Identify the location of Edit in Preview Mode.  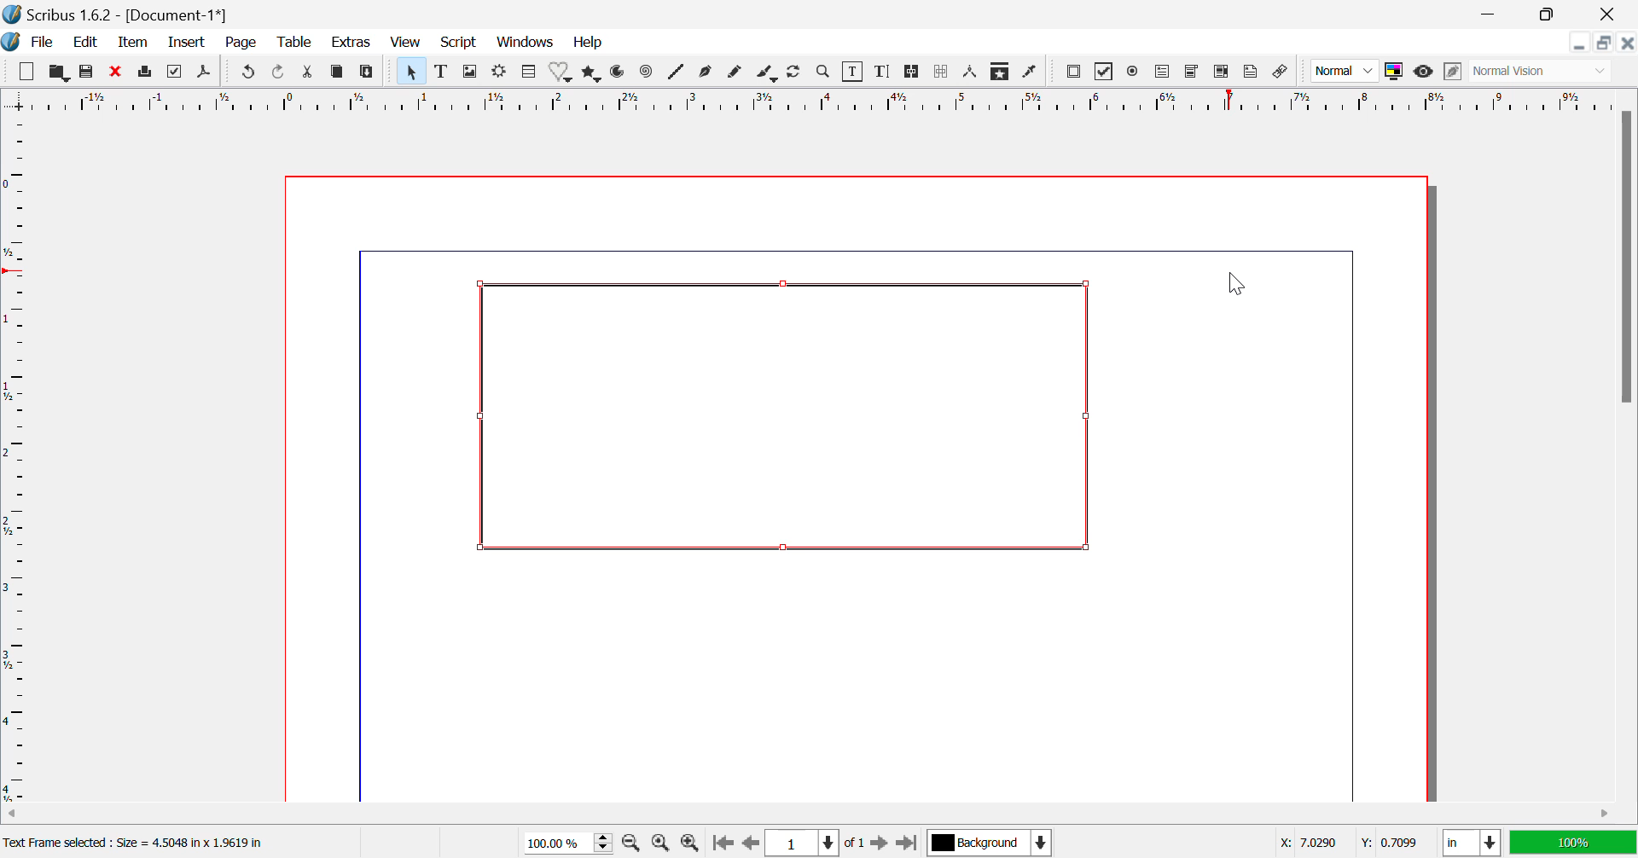
(1453, 73).